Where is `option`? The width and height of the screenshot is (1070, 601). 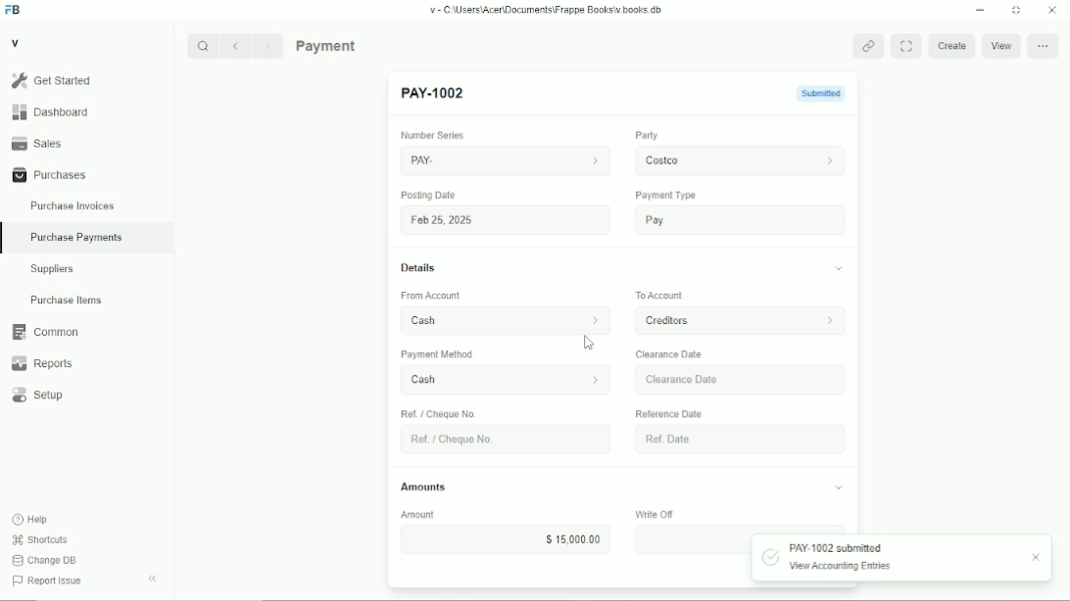
option is located at coordinates (1045, 47).